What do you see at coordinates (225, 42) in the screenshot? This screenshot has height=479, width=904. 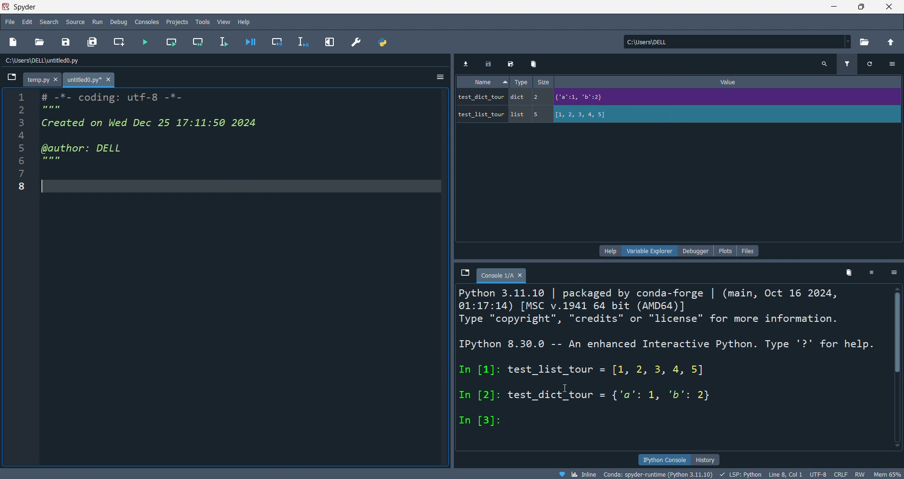 I see `run lin` at bounding box center [225, 42].